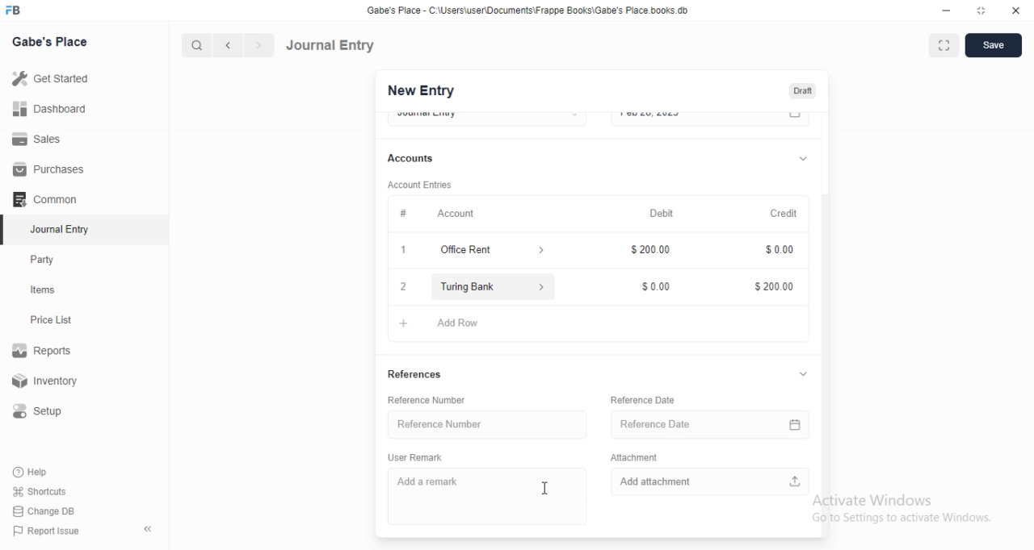 This screenshot has width=1034, height=550. I want to click on minimize, so click(945, 10).